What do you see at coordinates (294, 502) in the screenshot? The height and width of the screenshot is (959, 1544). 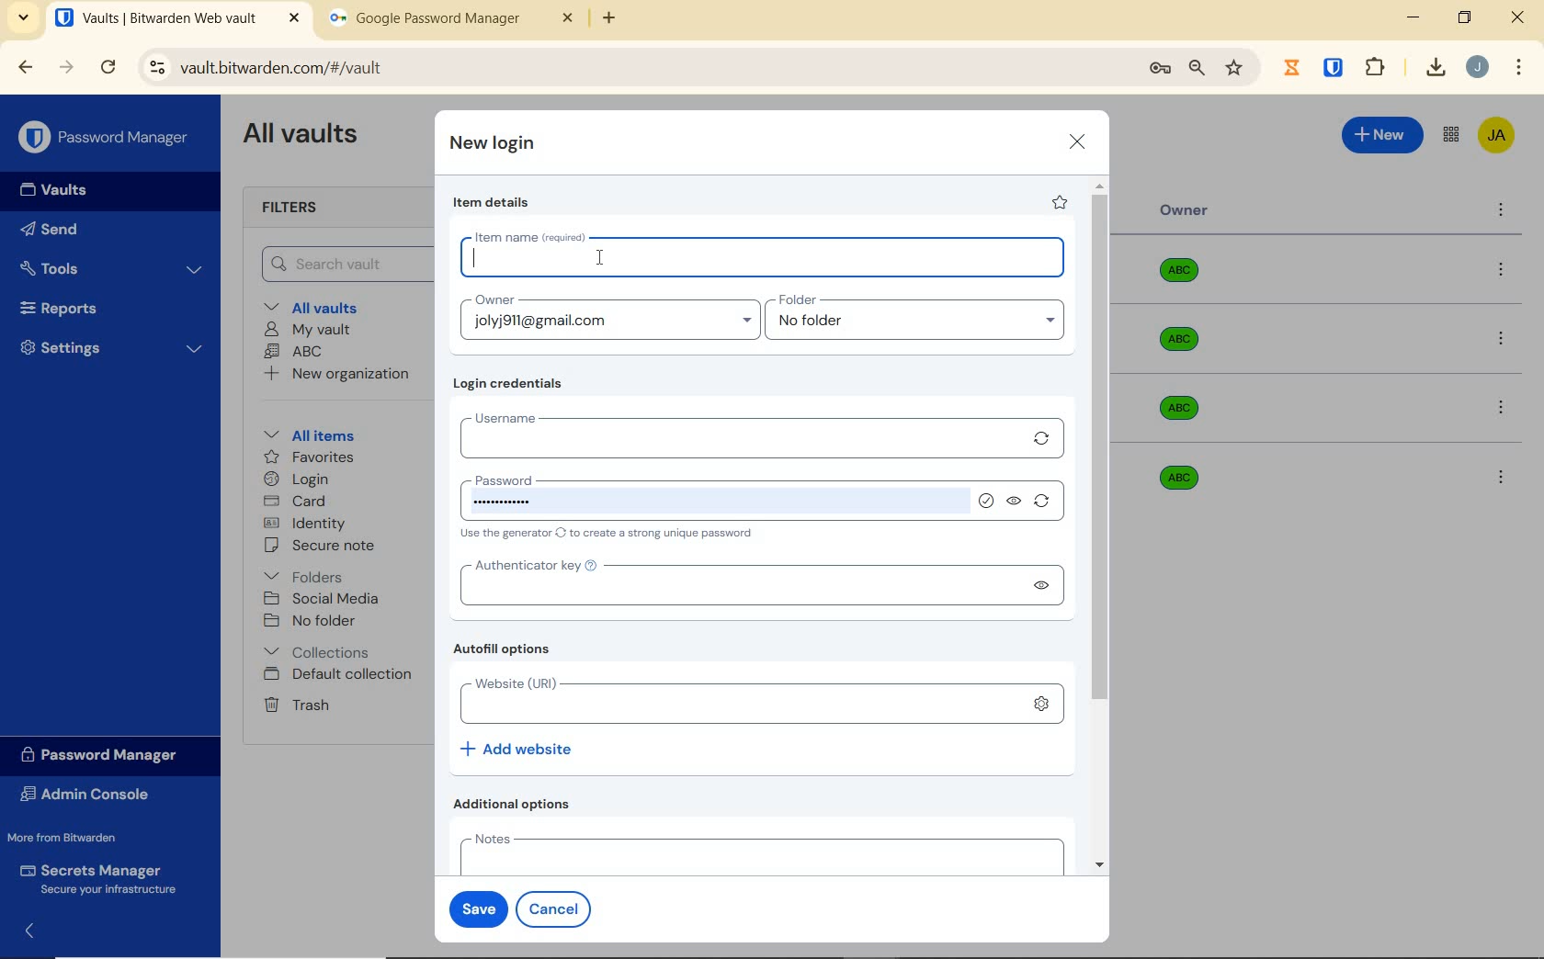 I see `card` at bounding box center [294, 502].